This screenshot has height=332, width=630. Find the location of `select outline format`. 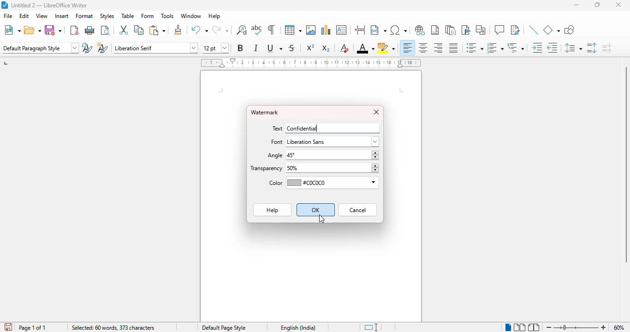

select outline format is located at coordinates (516, 48).